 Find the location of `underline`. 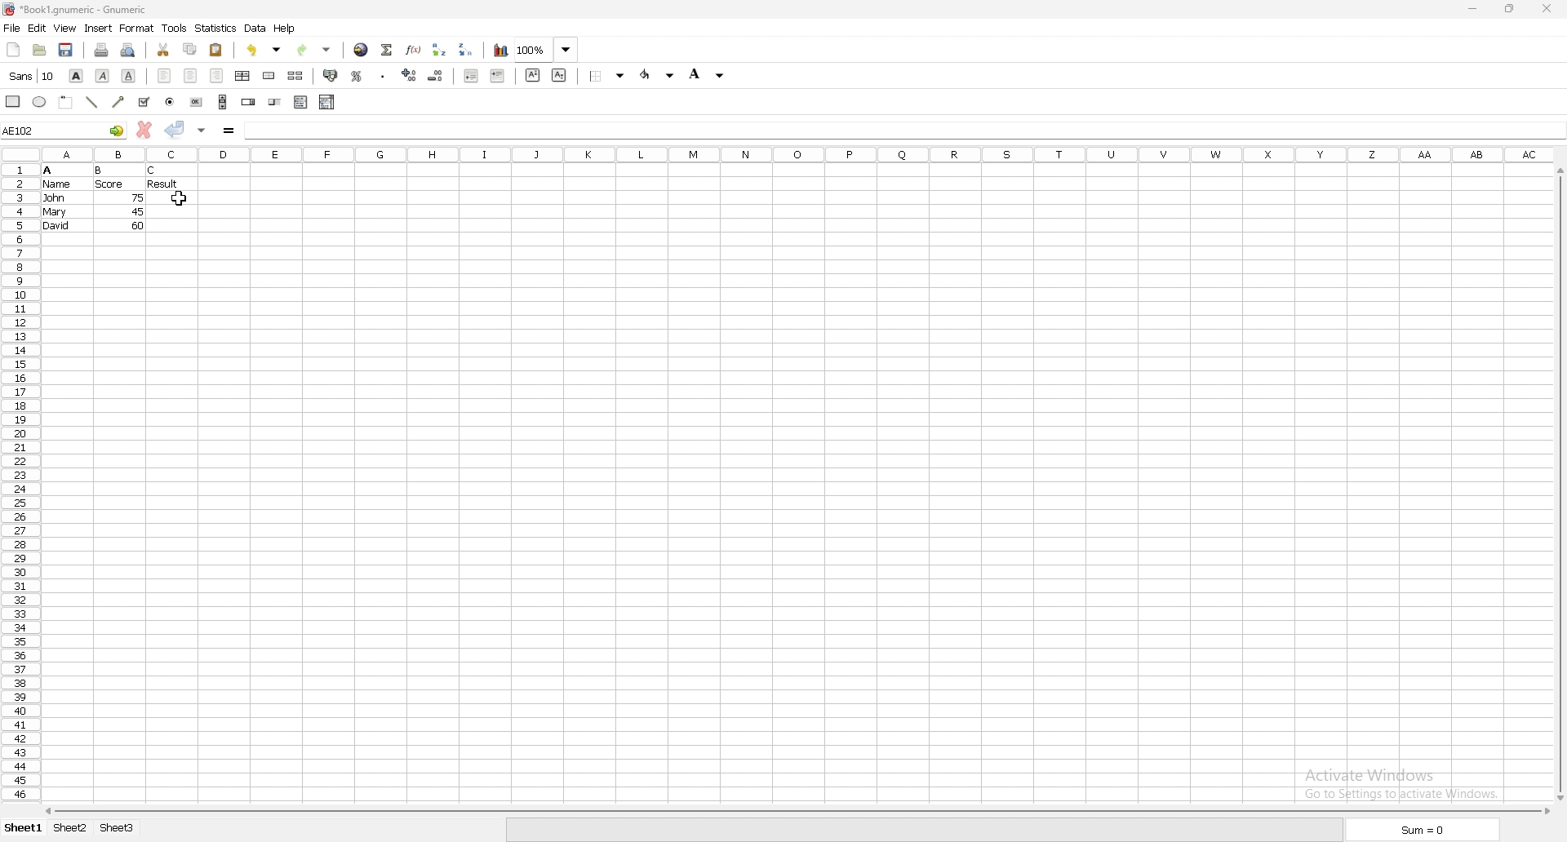

underline is located at coordinates (127, 76).